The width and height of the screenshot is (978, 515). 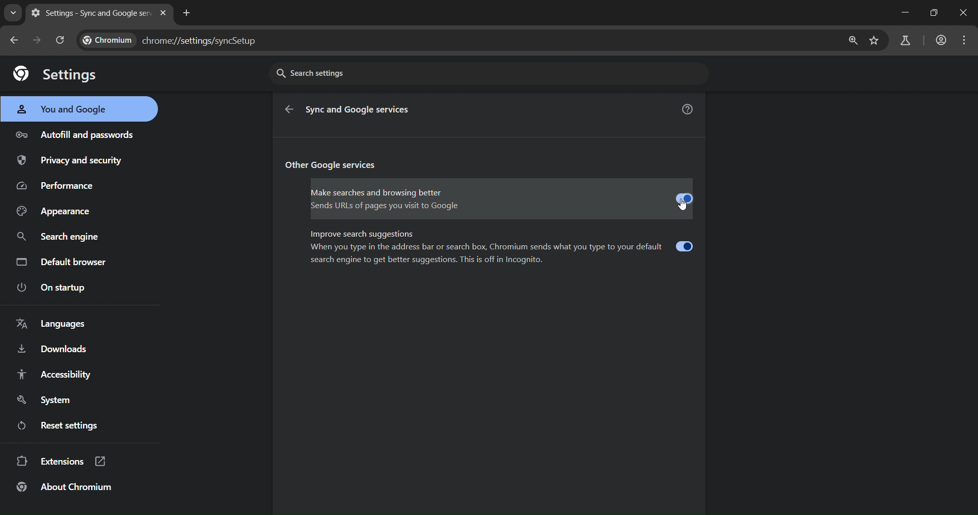 What do you see at coordinates (72, 160) in the screenshot?
I see `privacy and security` at bounding box center [72, 160].